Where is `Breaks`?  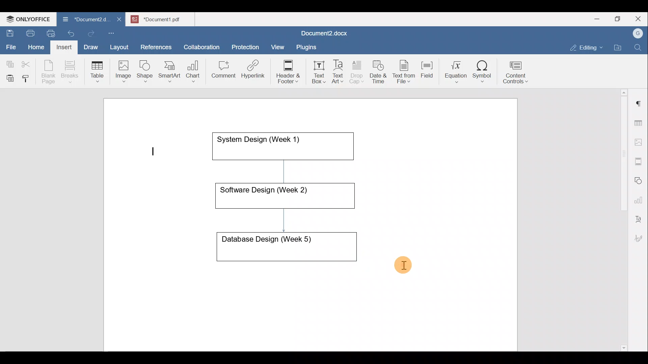
Breaks is located at coordinates (70, 72).